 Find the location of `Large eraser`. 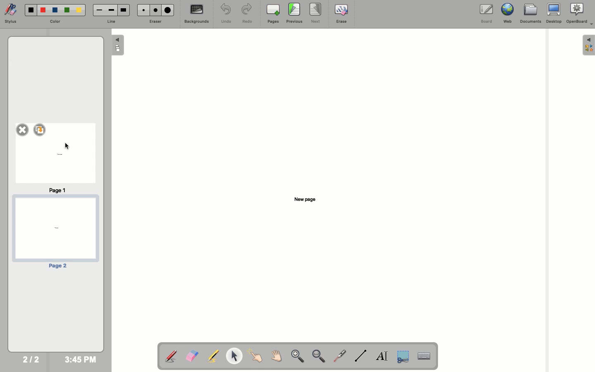

Large eraser is located at coordinates (167, 10).